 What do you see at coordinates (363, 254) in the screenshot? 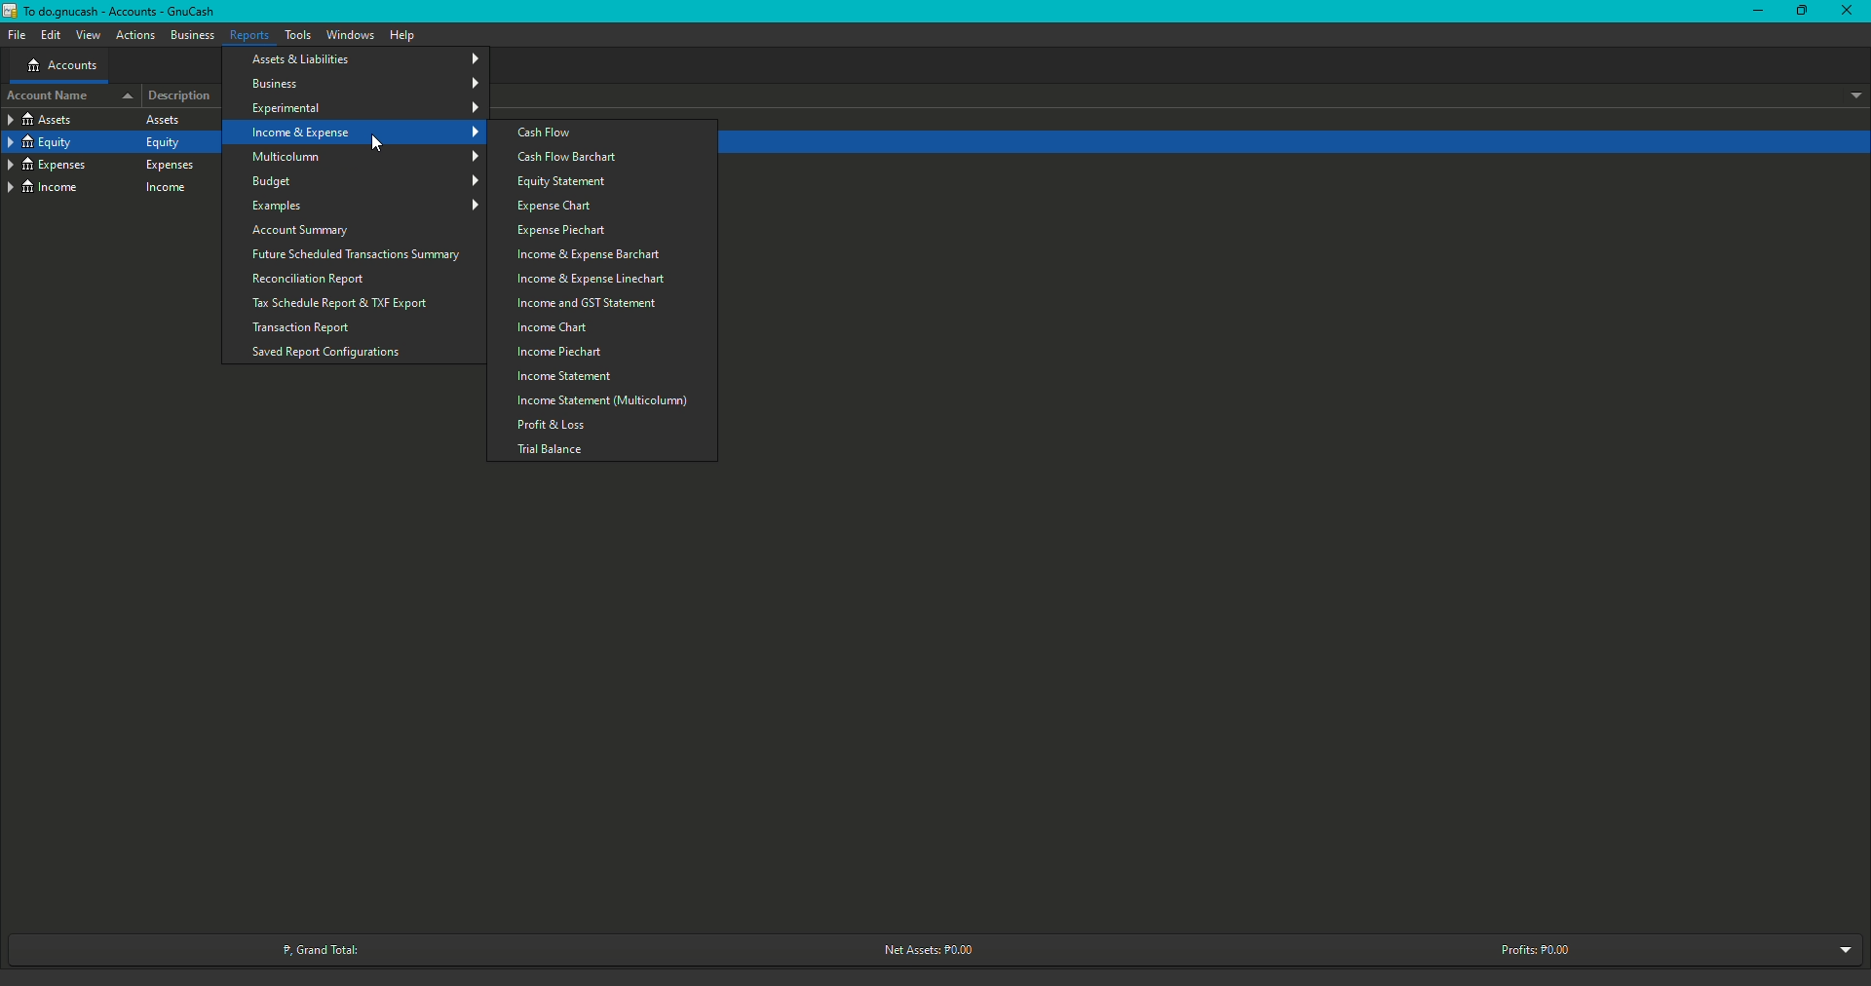
I see `Future Scheduled Transactions Summary` at bounding box center [363, 254].